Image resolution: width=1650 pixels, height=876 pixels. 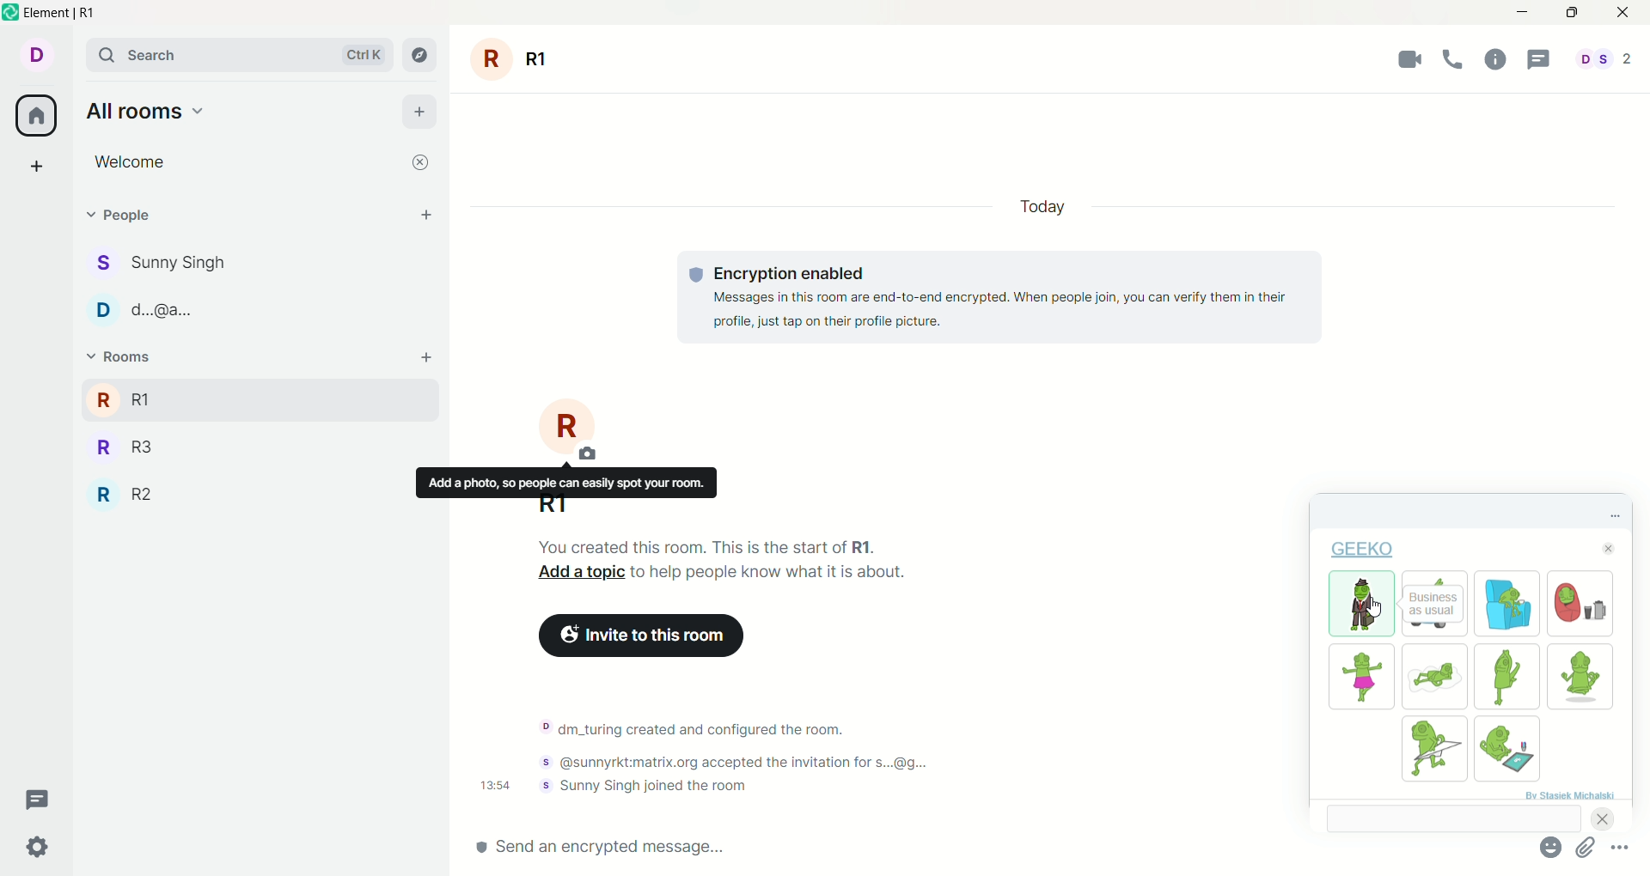 I want to click on threads, so click(x=38, y=800).